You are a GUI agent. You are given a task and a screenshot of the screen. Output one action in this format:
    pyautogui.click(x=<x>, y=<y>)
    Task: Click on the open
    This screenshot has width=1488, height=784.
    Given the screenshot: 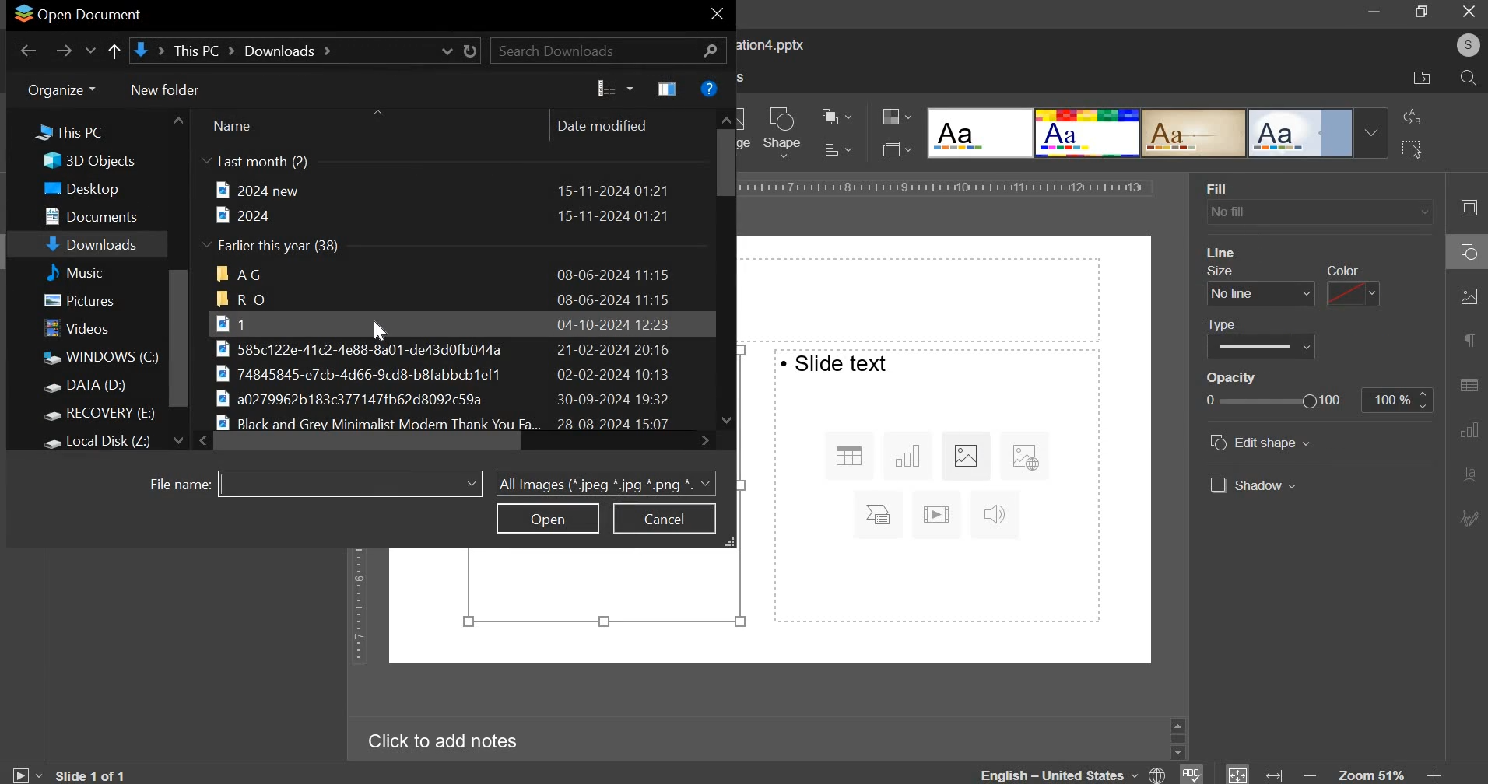 What is the action you would take?
    pyautogui.click(x=548, y=518)
    